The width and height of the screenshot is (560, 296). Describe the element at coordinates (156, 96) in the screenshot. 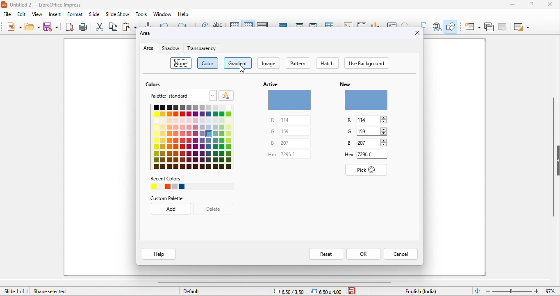

I see `palette` at that location.